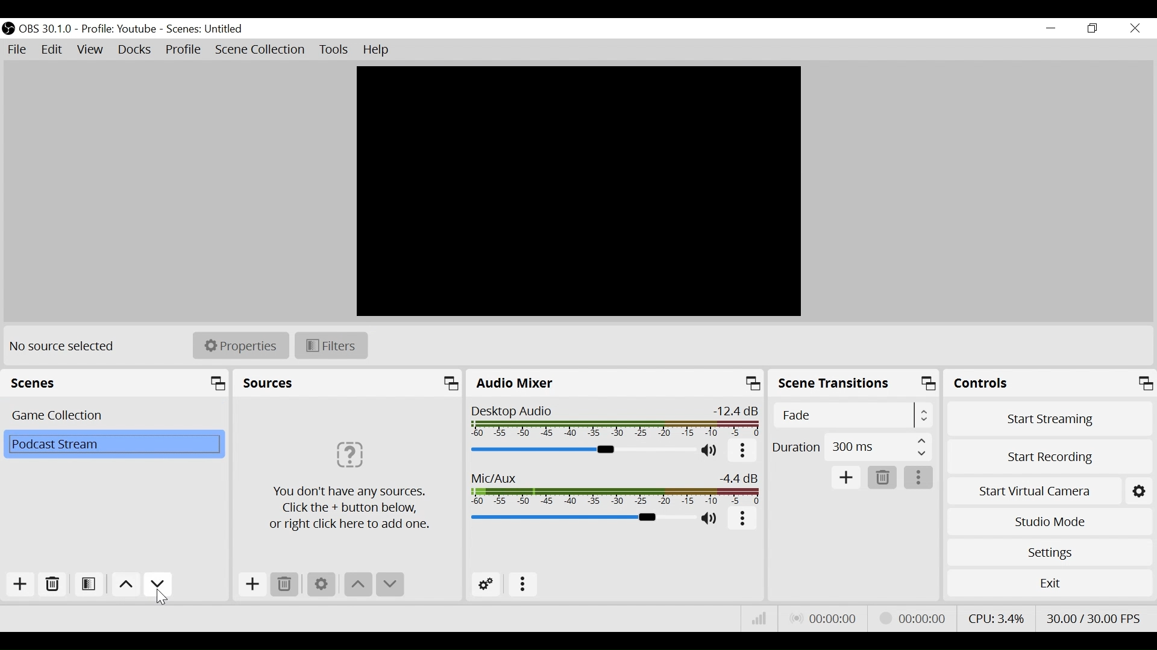 This screenshot has height=650, width=1157. I want to click on Audio Mixer, so click(615, 383).